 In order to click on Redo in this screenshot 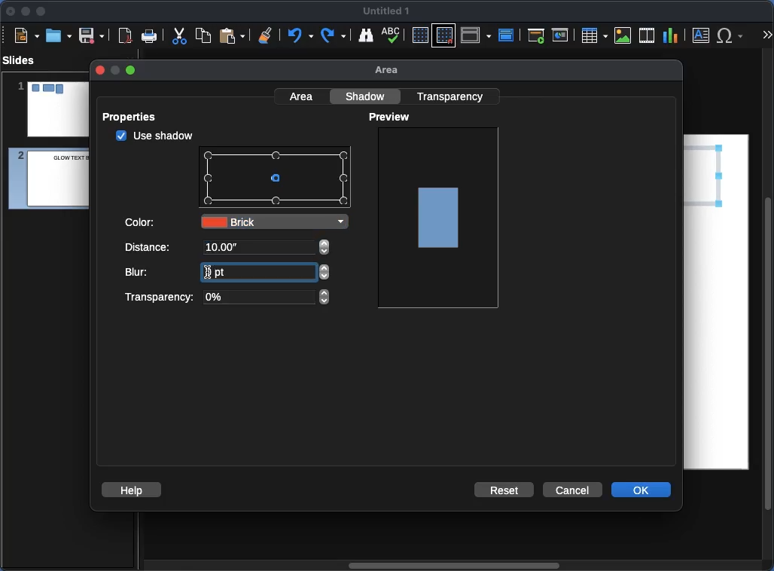, I will do `click(334, 35)`.